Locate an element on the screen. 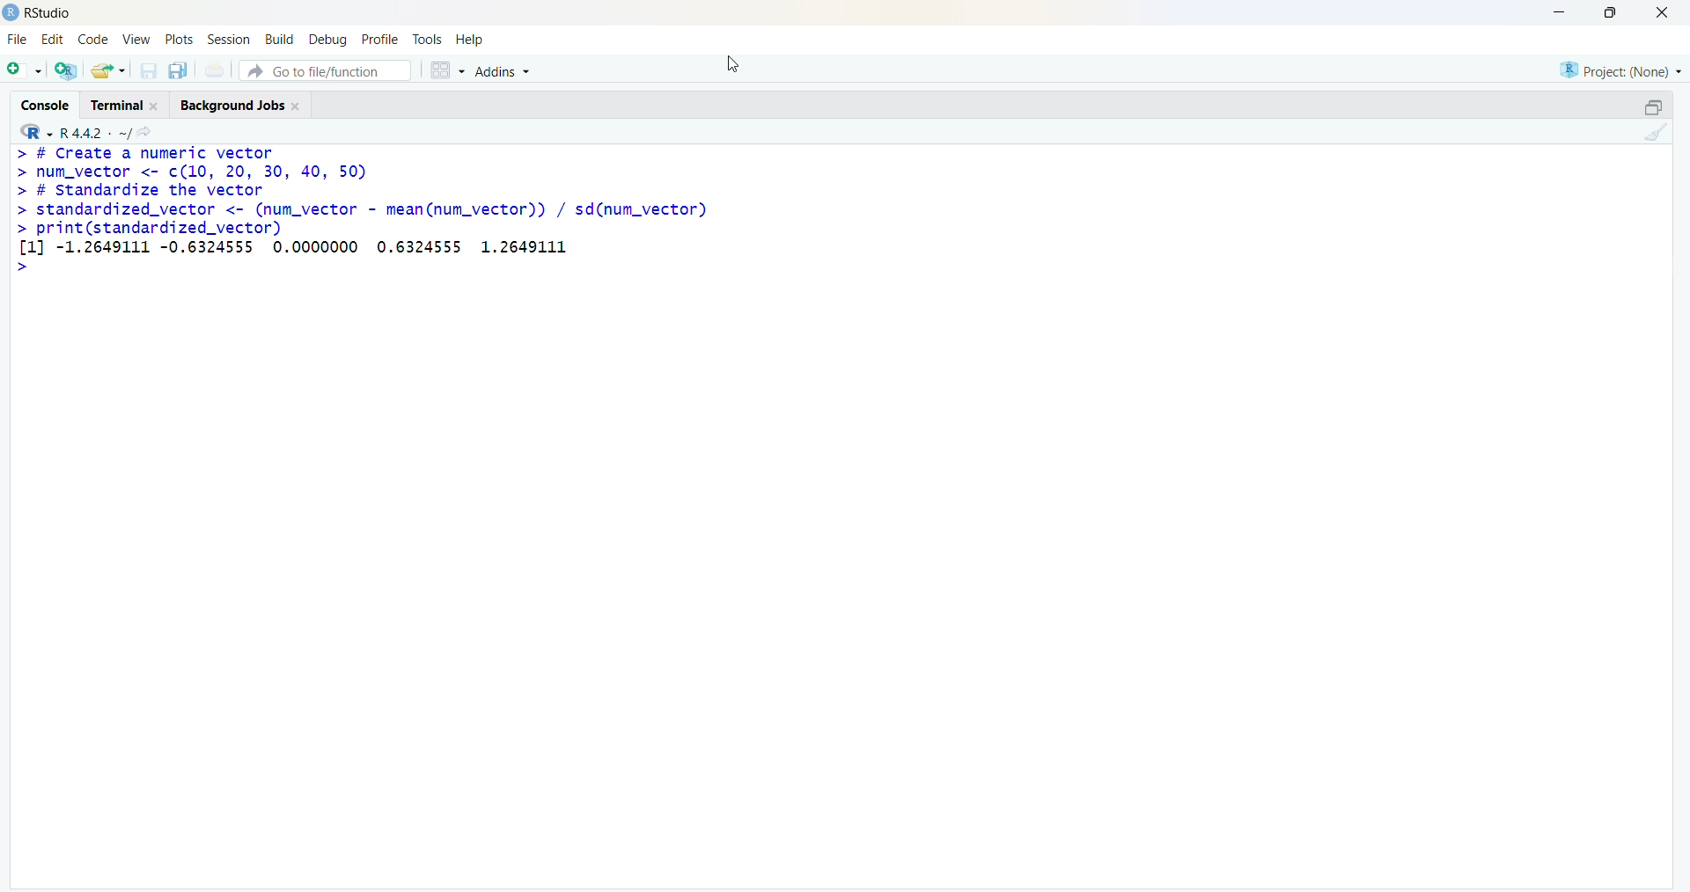 The image size is (1690, 892). cursor is located at coordinates (731, 66).